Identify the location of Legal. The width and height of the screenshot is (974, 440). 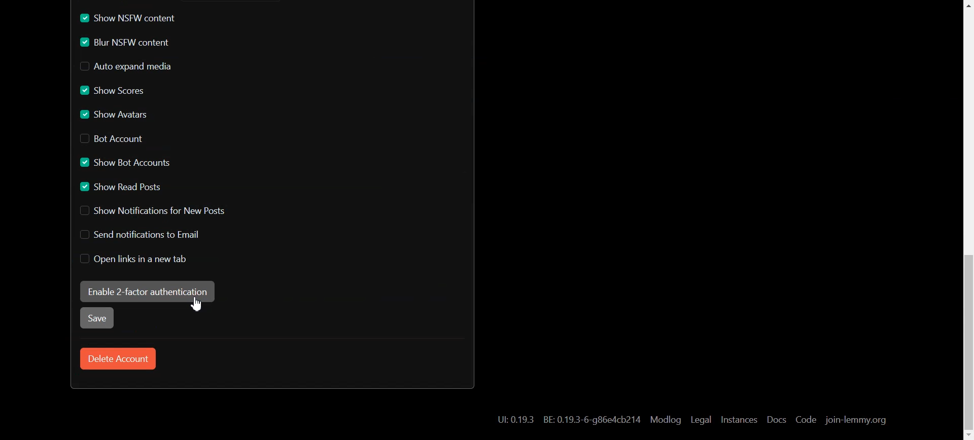
(701, 420).